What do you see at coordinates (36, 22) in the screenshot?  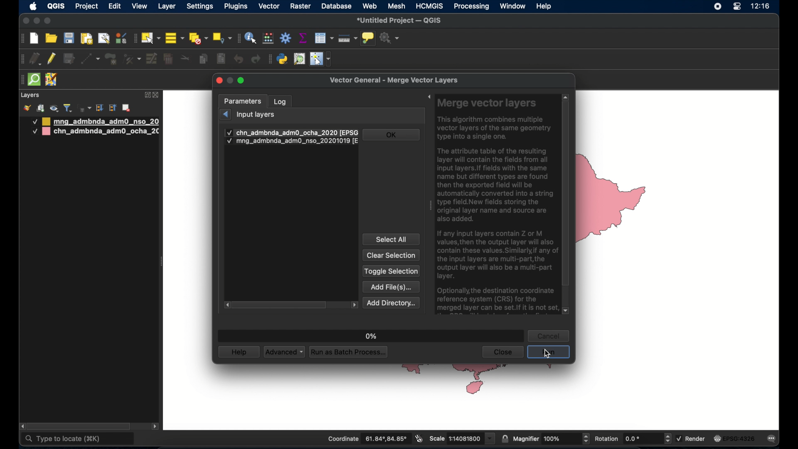 I see `minimize` at bounding box center [36, 22].